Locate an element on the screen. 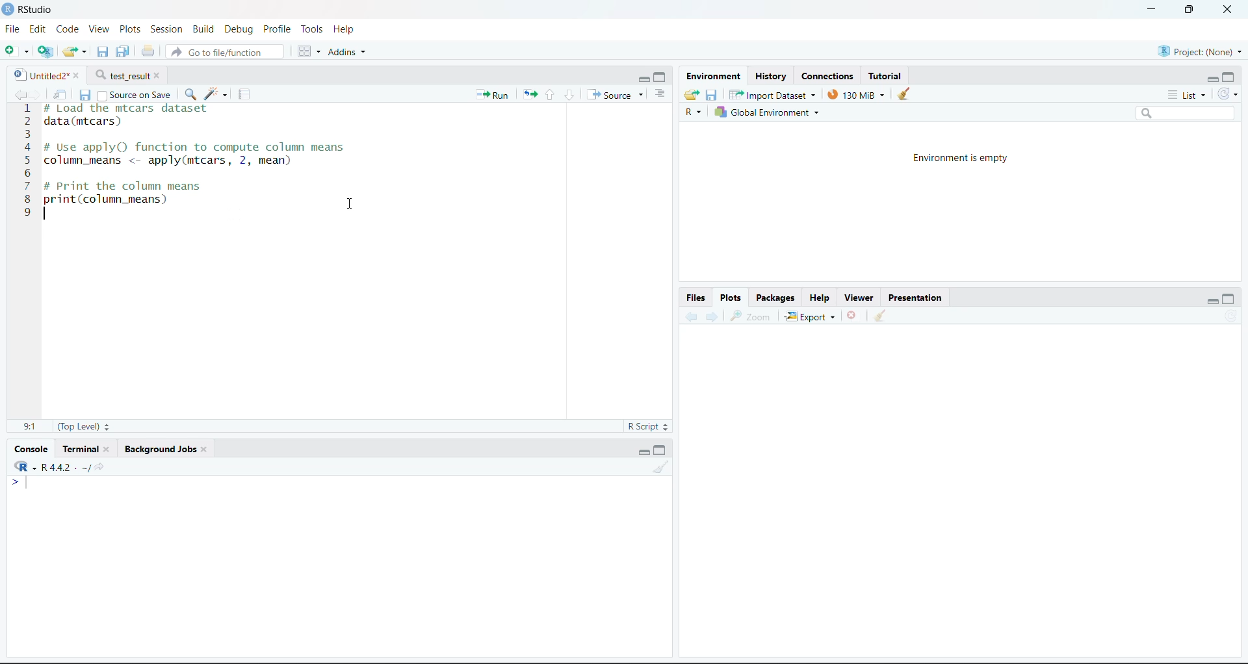  List is located at coordinates (1186, 94).